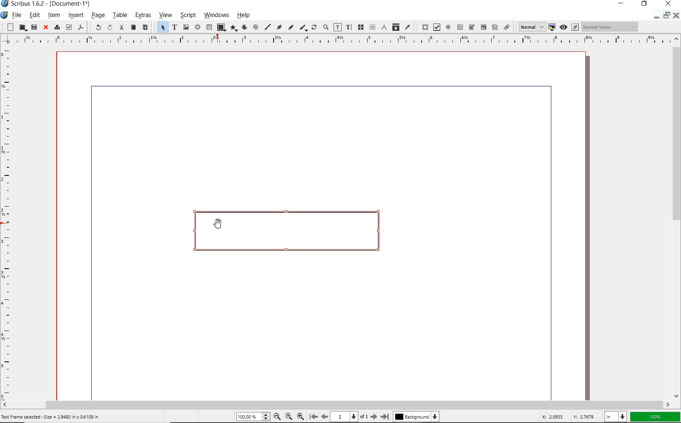  What do you see at coordinates (288, 416) in the screenshot?
I see `Zoom to 100%` at bounding box center [288, 416].